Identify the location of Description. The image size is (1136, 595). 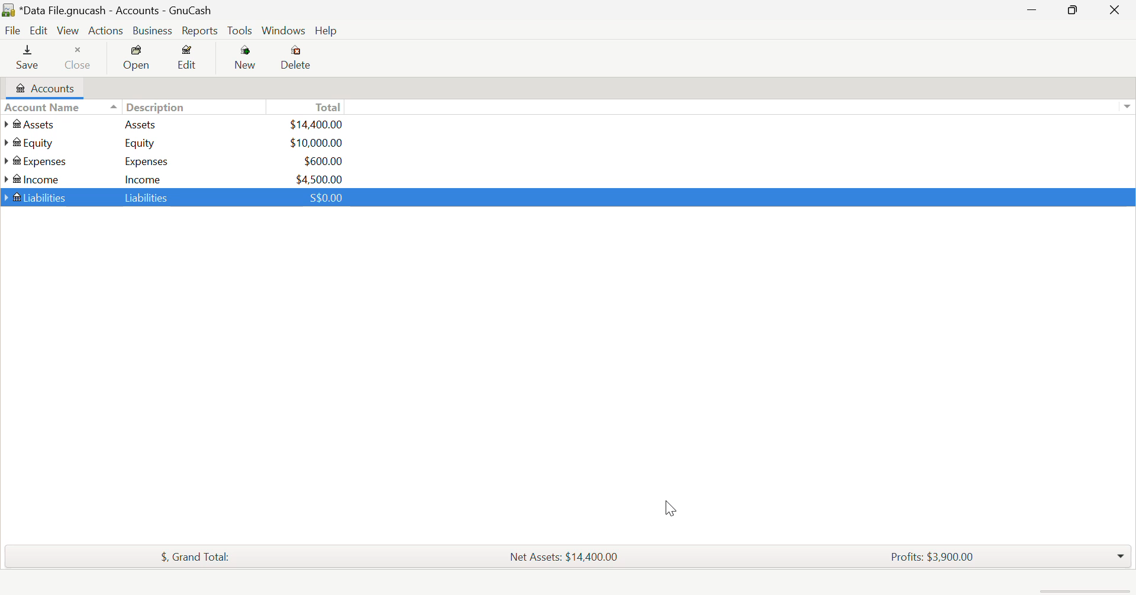
(148, 106).